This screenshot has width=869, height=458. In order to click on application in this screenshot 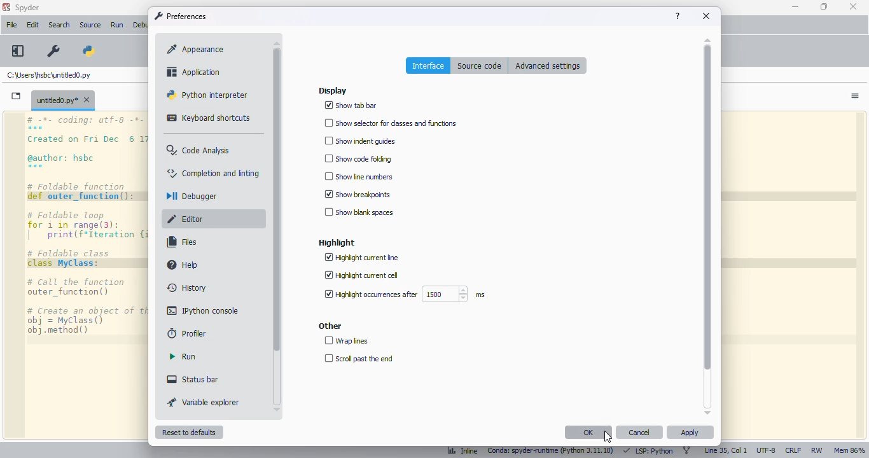, I will do `click(194, 72)`.